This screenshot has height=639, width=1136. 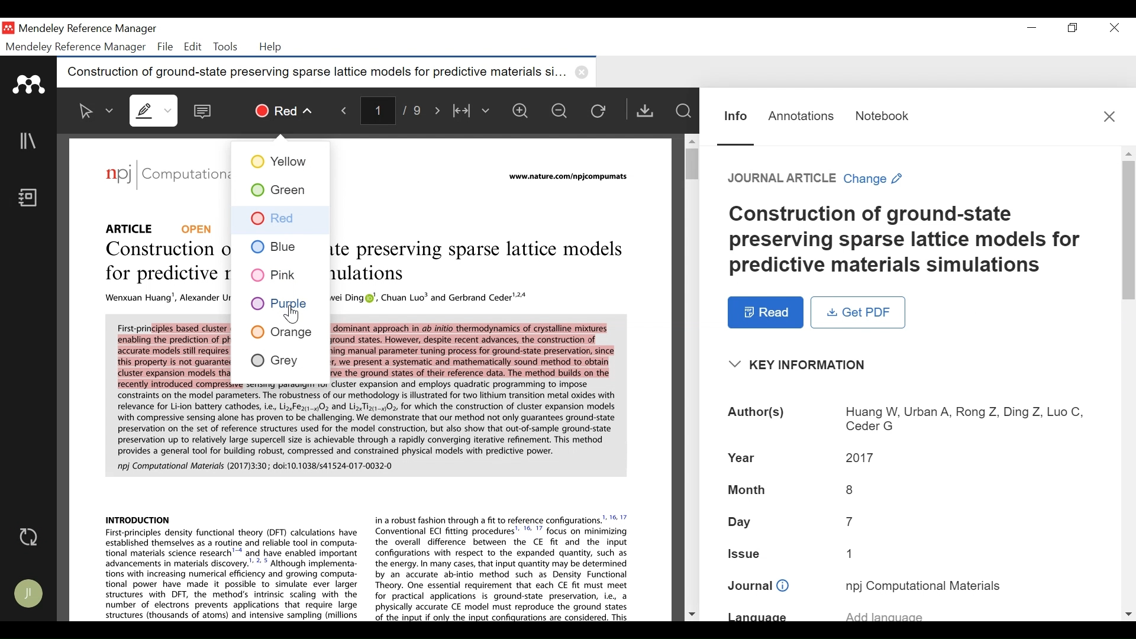 I want to click on minimize, so click(x=1032, y=28).